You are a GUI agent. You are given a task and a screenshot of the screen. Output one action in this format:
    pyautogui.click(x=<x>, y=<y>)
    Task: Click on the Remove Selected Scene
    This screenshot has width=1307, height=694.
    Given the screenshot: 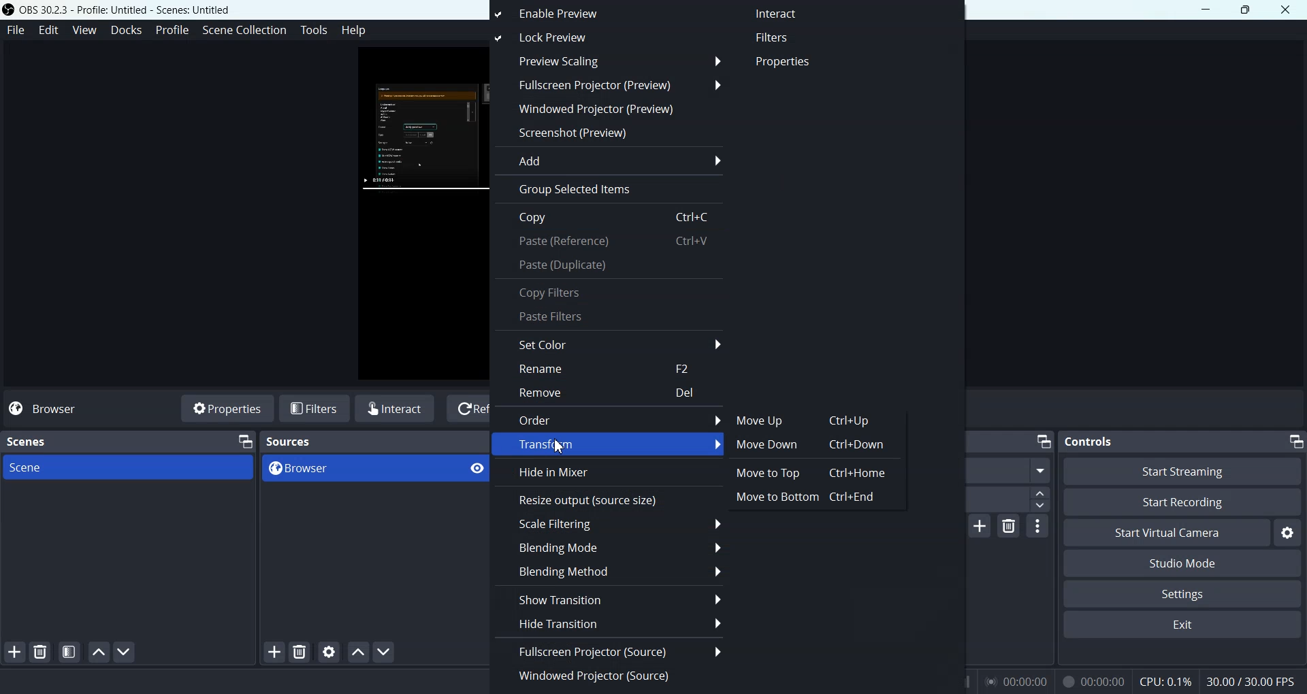 What is the action you would take?
    pyautogui.click(x=42, y=652)
    